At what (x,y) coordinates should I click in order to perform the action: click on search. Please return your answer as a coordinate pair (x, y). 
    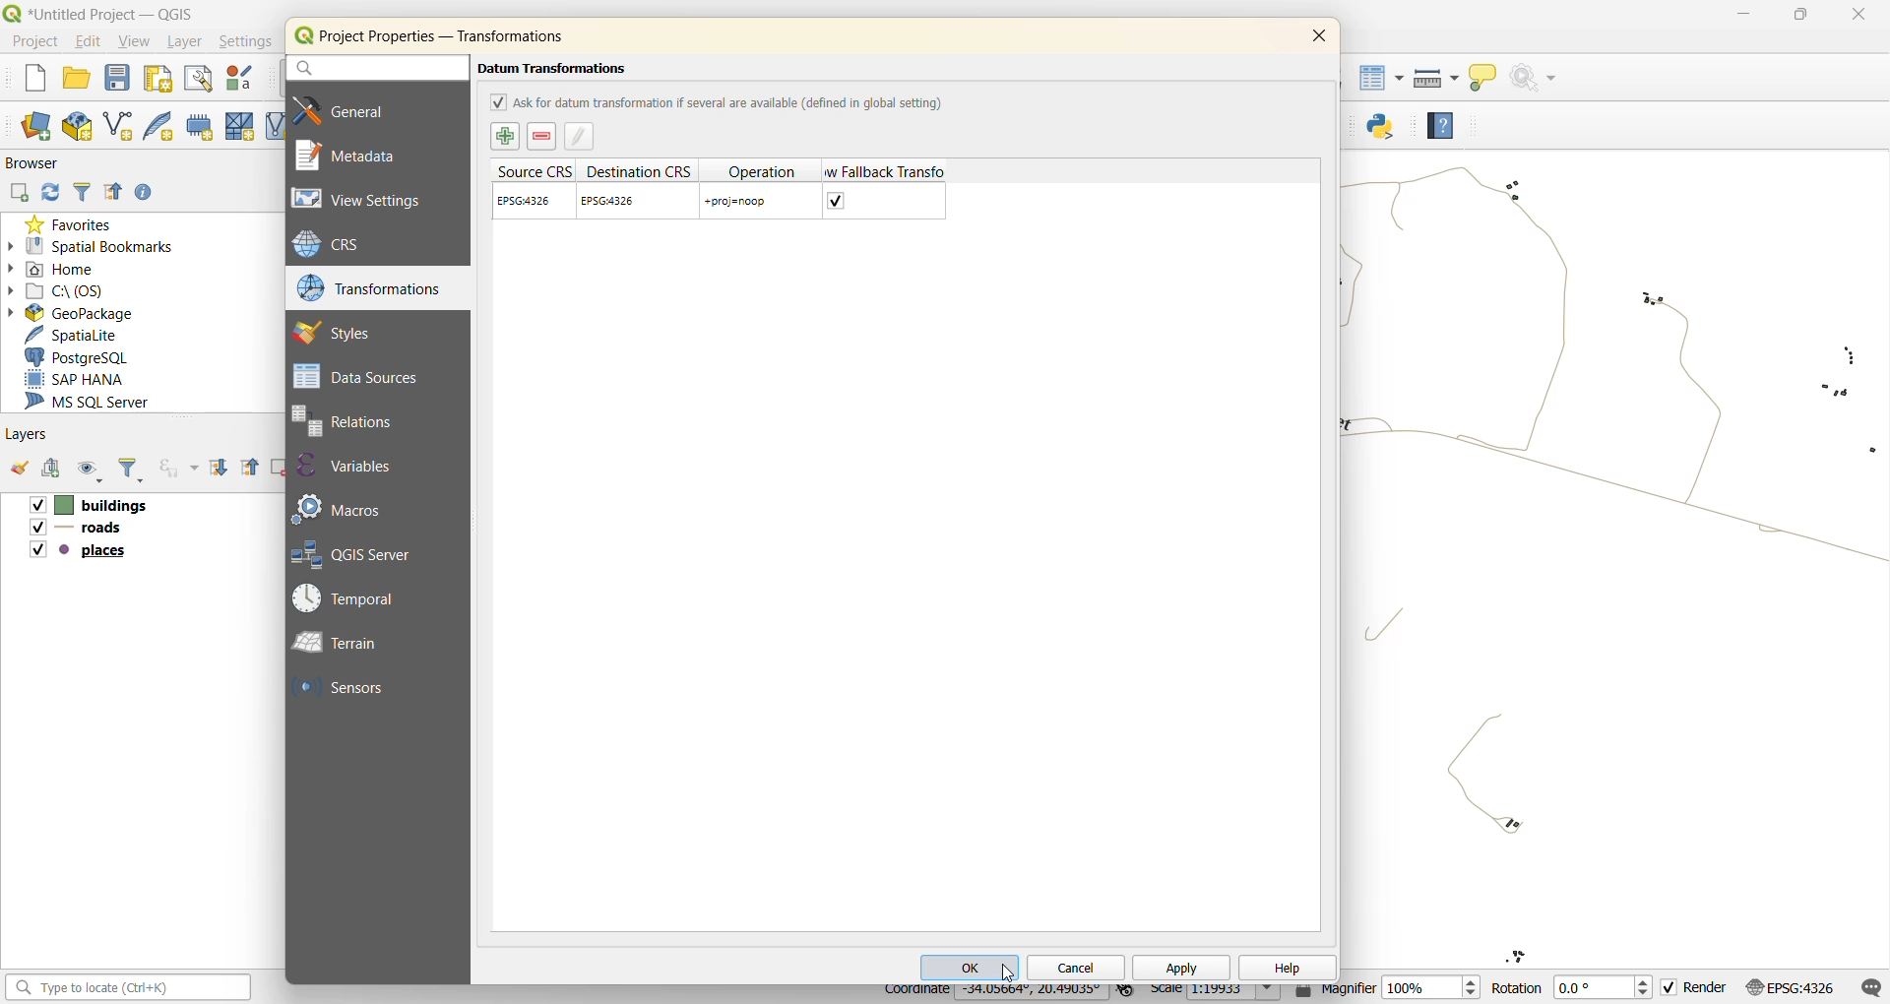
    Looking at the image, I should click on (371, 69).